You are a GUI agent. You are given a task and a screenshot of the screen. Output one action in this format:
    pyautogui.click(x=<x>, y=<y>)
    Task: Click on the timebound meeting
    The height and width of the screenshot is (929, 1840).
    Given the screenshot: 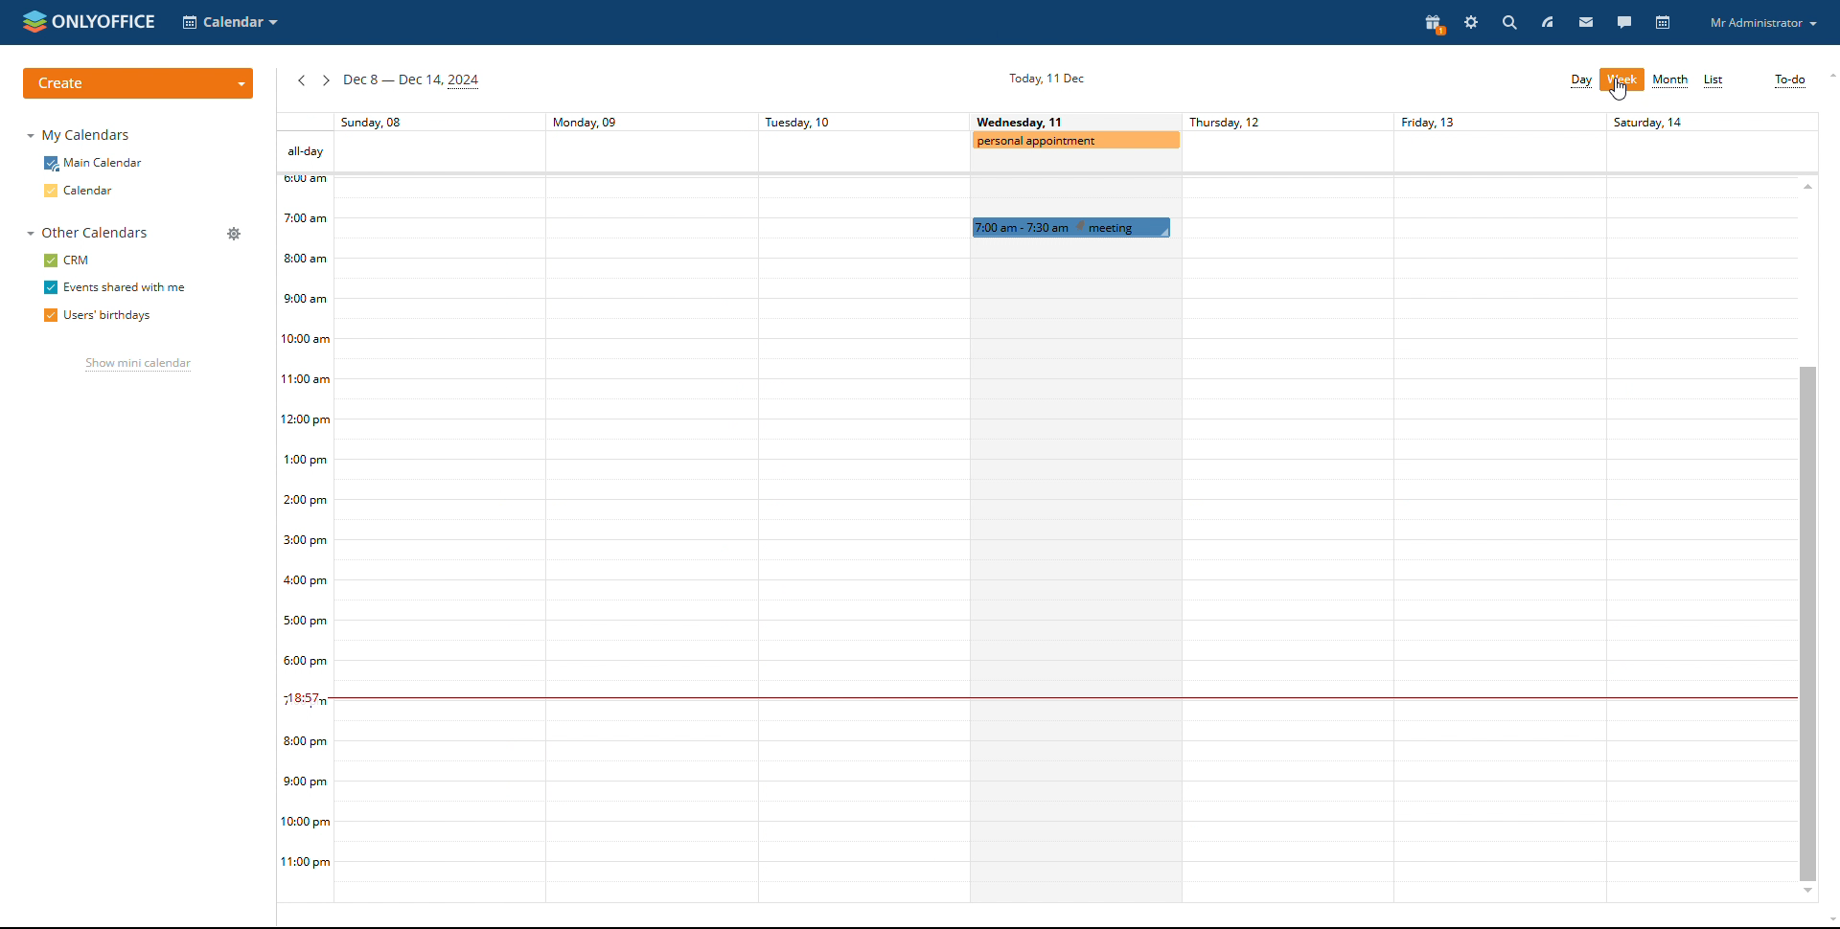 What is the action you would take?
    pyautogui.click(x=1071, y=227)
    